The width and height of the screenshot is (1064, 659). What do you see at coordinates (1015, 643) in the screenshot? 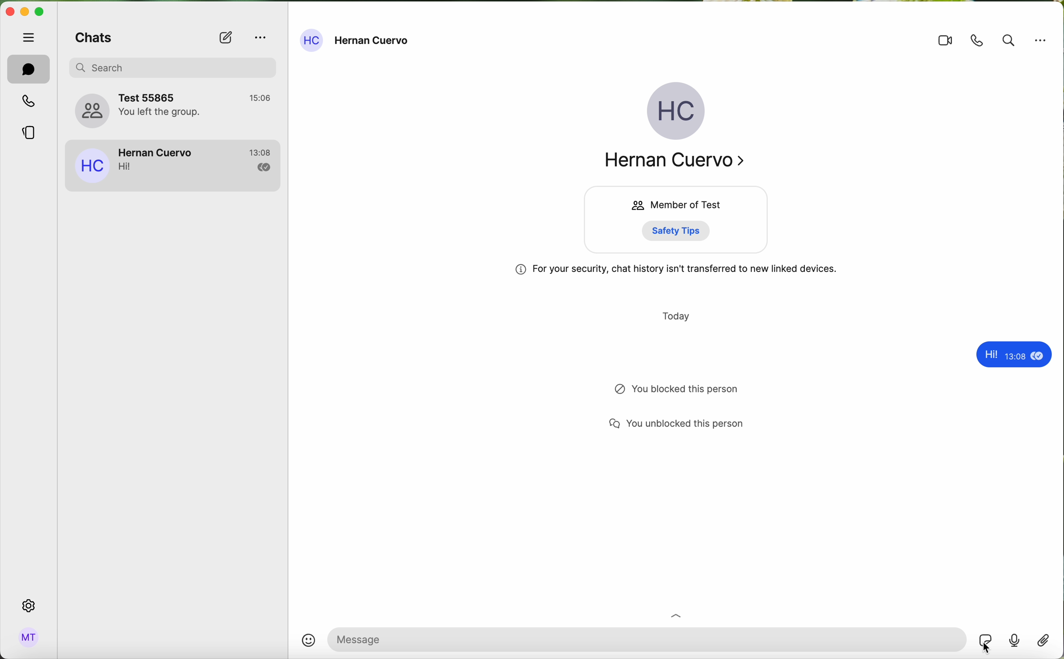
I see `voice record` at bounding box center [1015, 643].